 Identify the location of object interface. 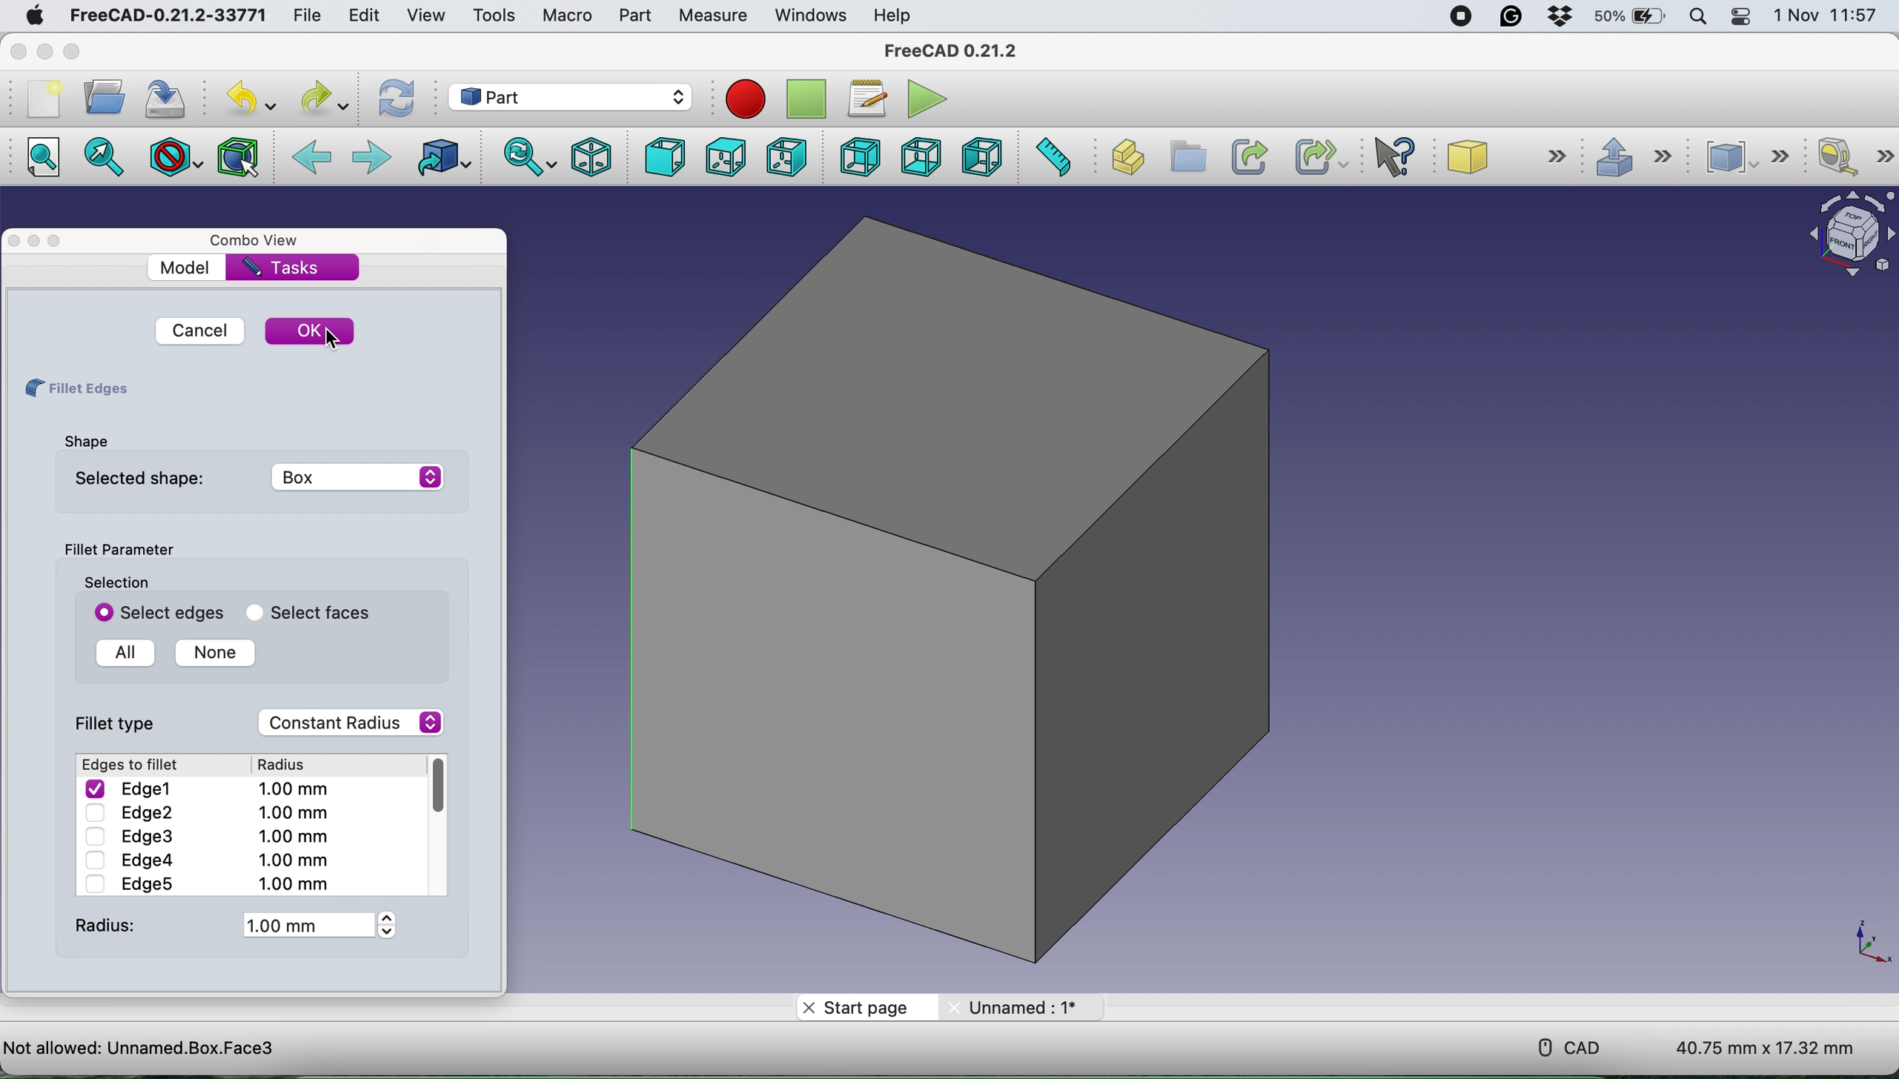
(1844, 237).